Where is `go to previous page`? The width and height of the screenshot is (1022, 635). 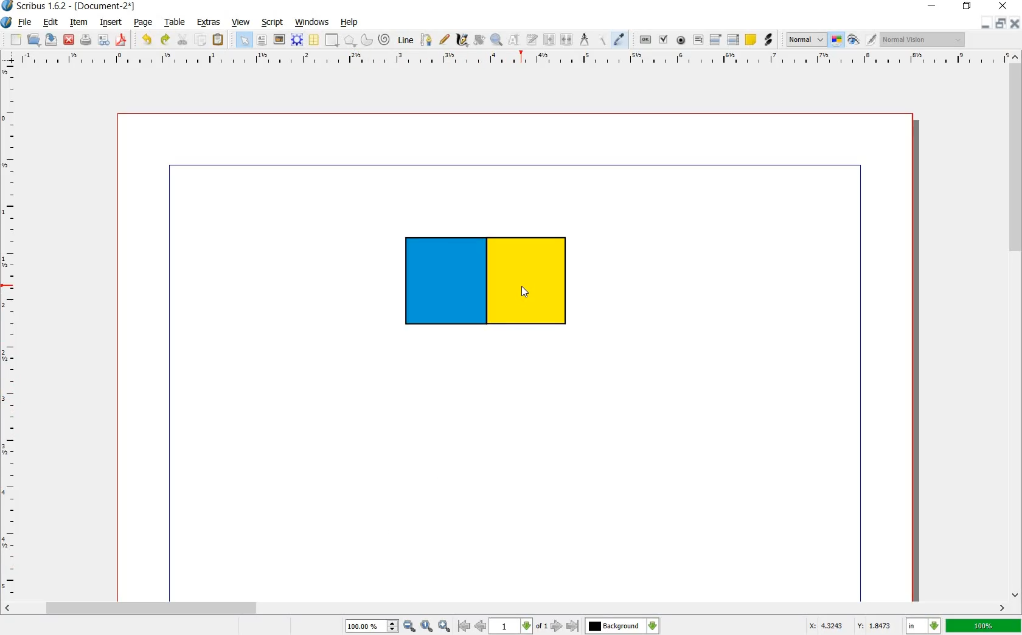
go to previous page is located at coordinates (481, 626).